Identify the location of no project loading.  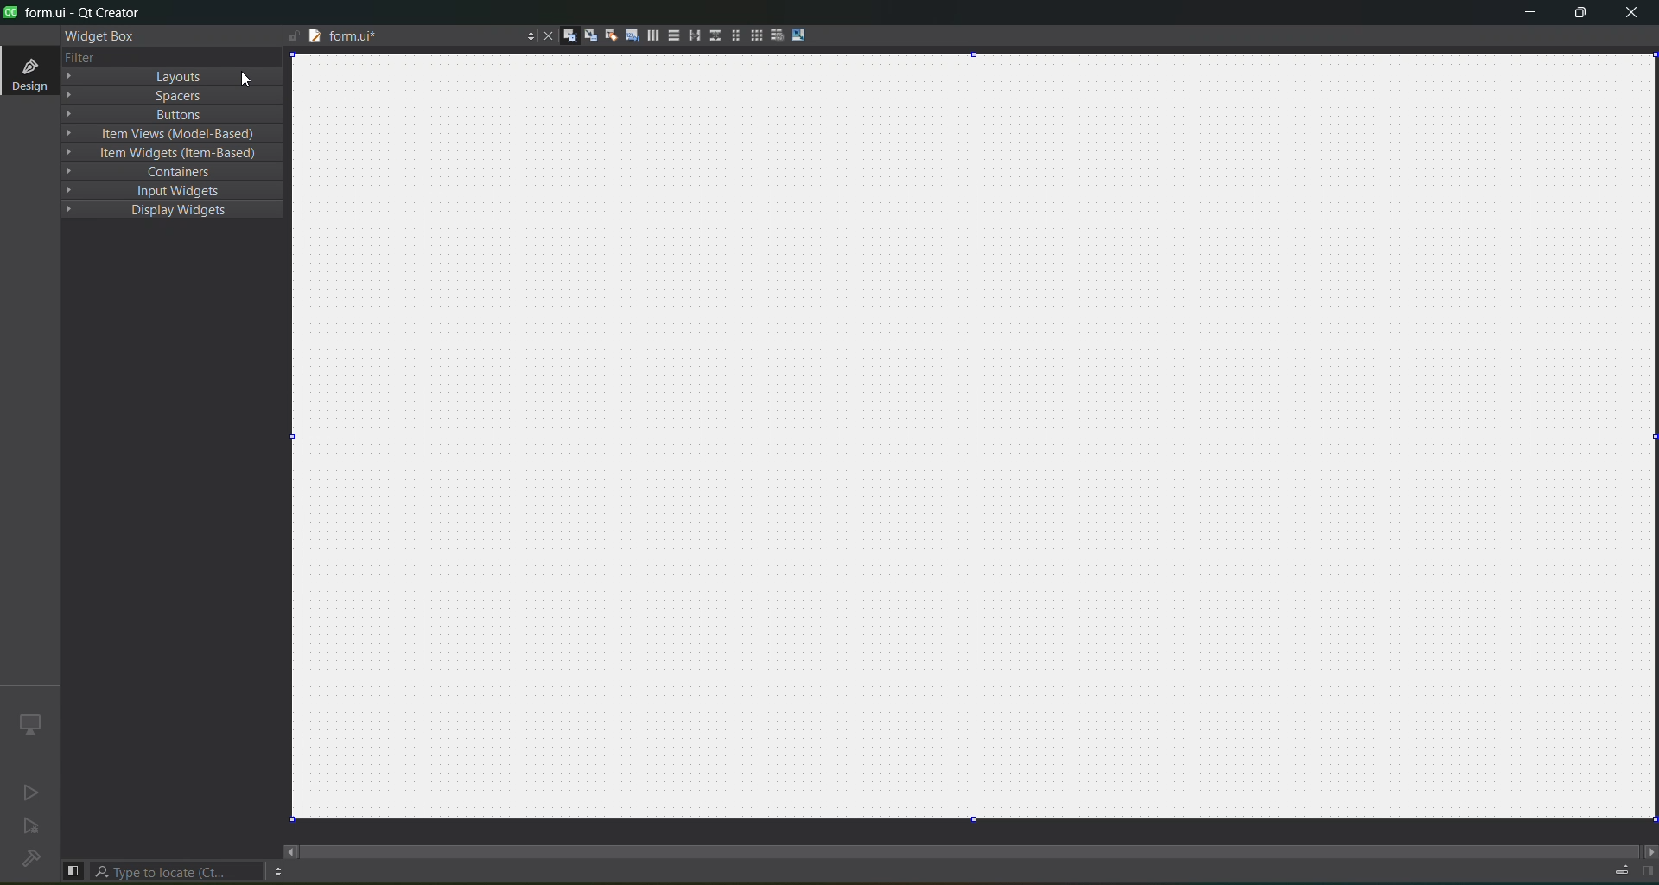
(28, 860).